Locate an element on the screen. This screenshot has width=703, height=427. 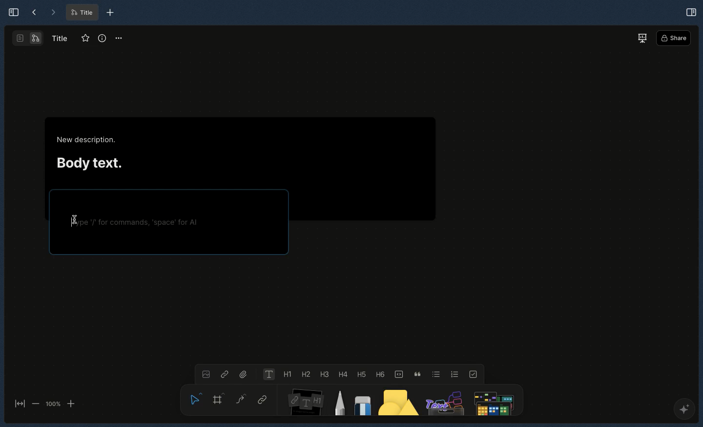
Open right panel is located at coordinates (691, 11).